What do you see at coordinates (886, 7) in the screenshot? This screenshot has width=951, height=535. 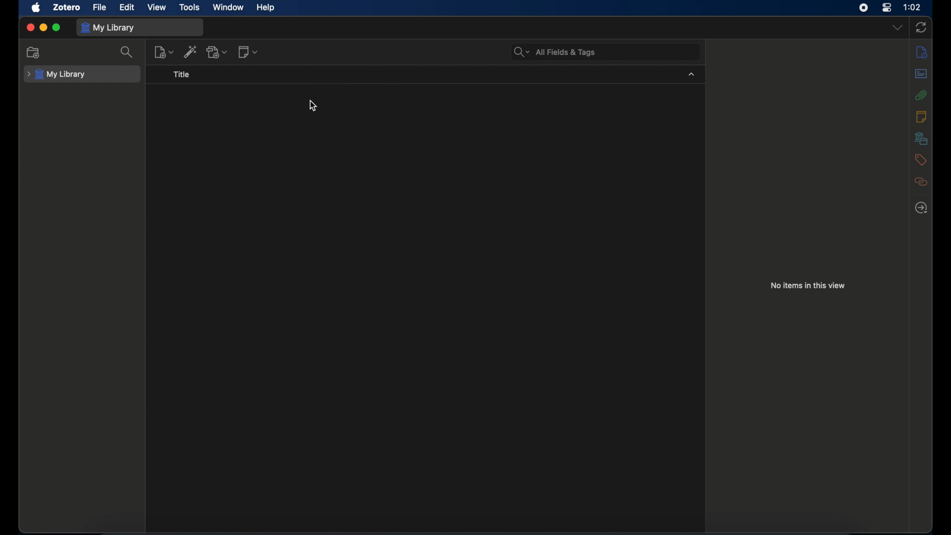 I see `control center` at bounding box center [886, 7].